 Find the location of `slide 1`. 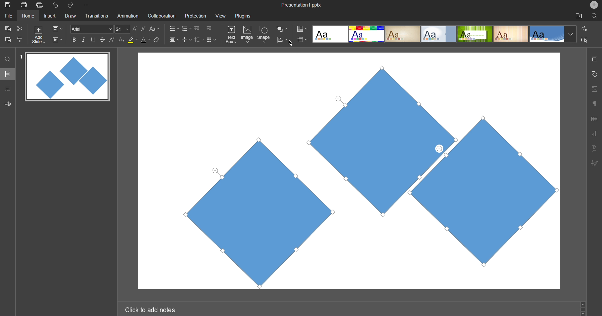

slide 1 is located at coordinates (66, 77).